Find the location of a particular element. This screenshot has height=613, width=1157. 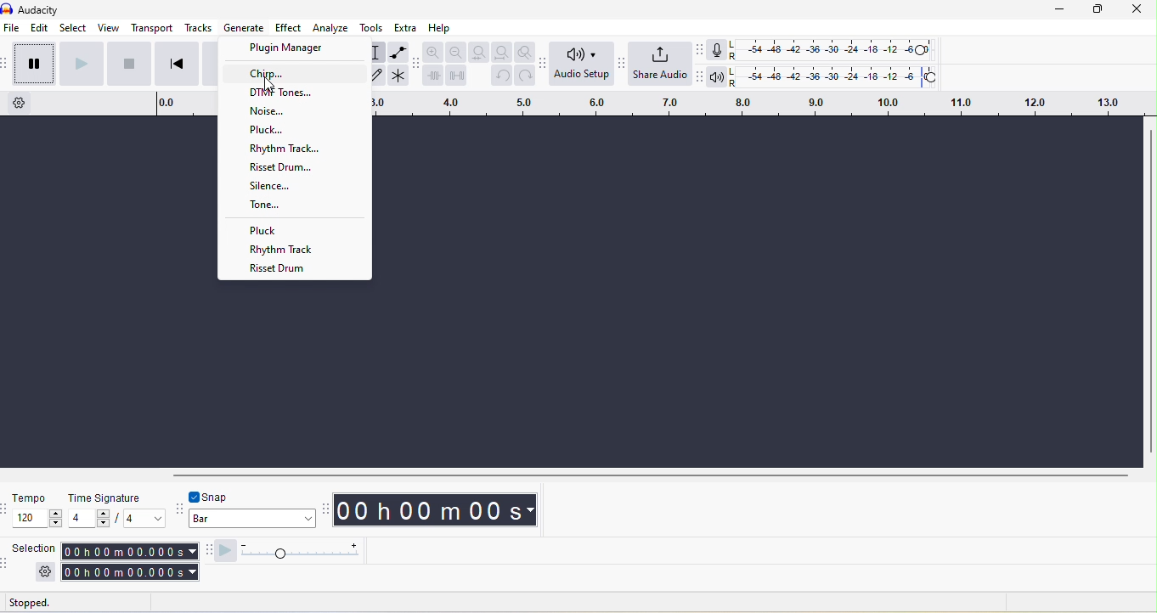

stop is located at coordinates (130, 65).